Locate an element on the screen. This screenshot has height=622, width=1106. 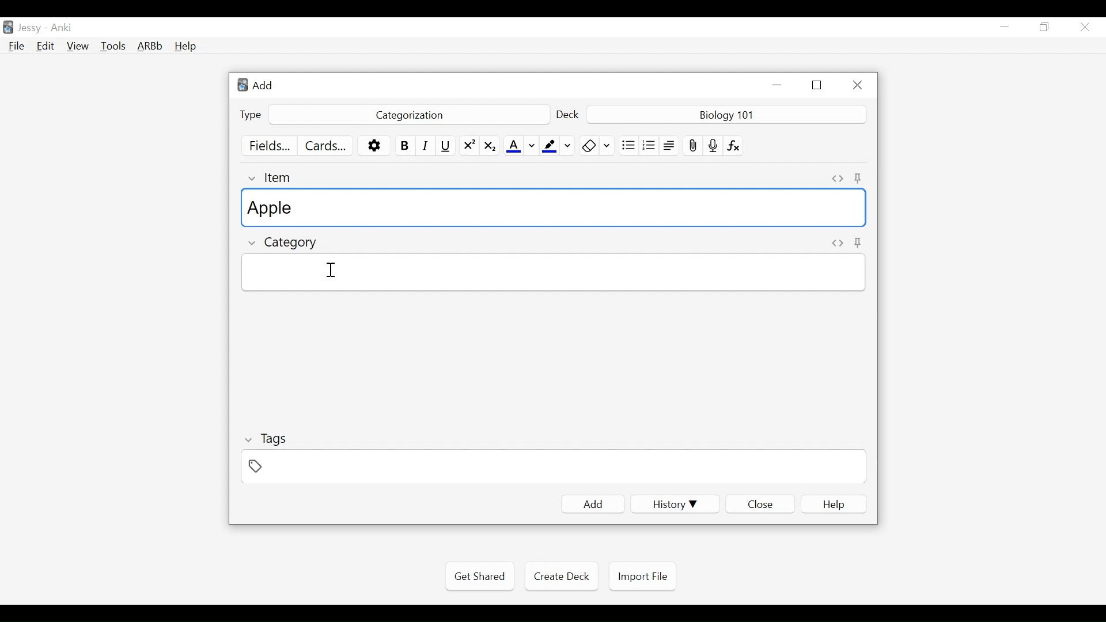
Advanced Review Button bar is located at coordinates (150, 46).